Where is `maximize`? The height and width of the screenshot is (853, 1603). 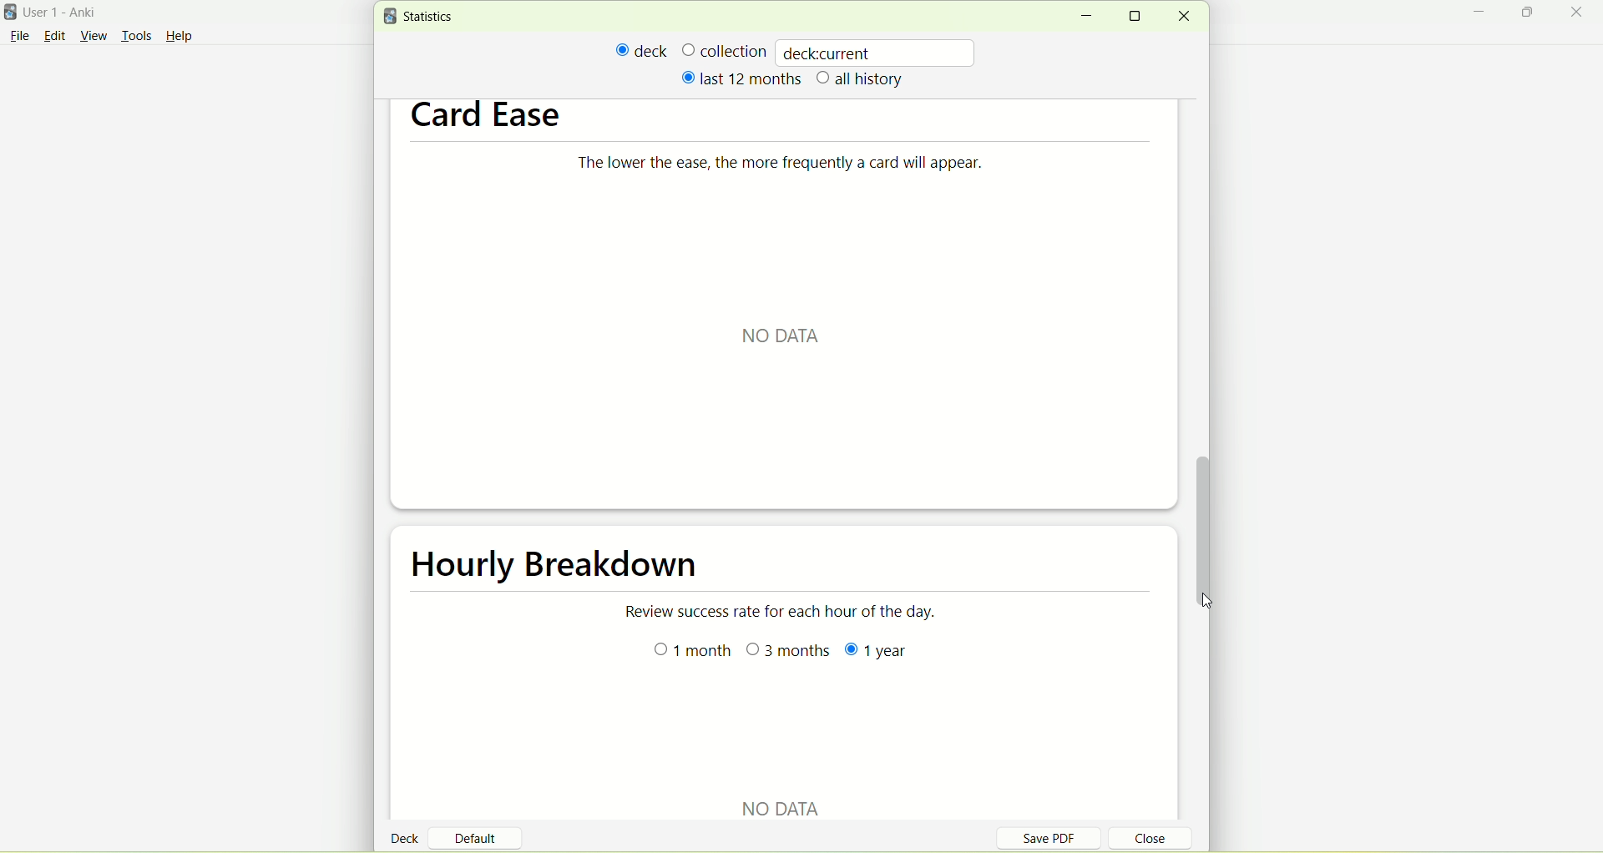 maximize is located at coordinates (1140, 16).